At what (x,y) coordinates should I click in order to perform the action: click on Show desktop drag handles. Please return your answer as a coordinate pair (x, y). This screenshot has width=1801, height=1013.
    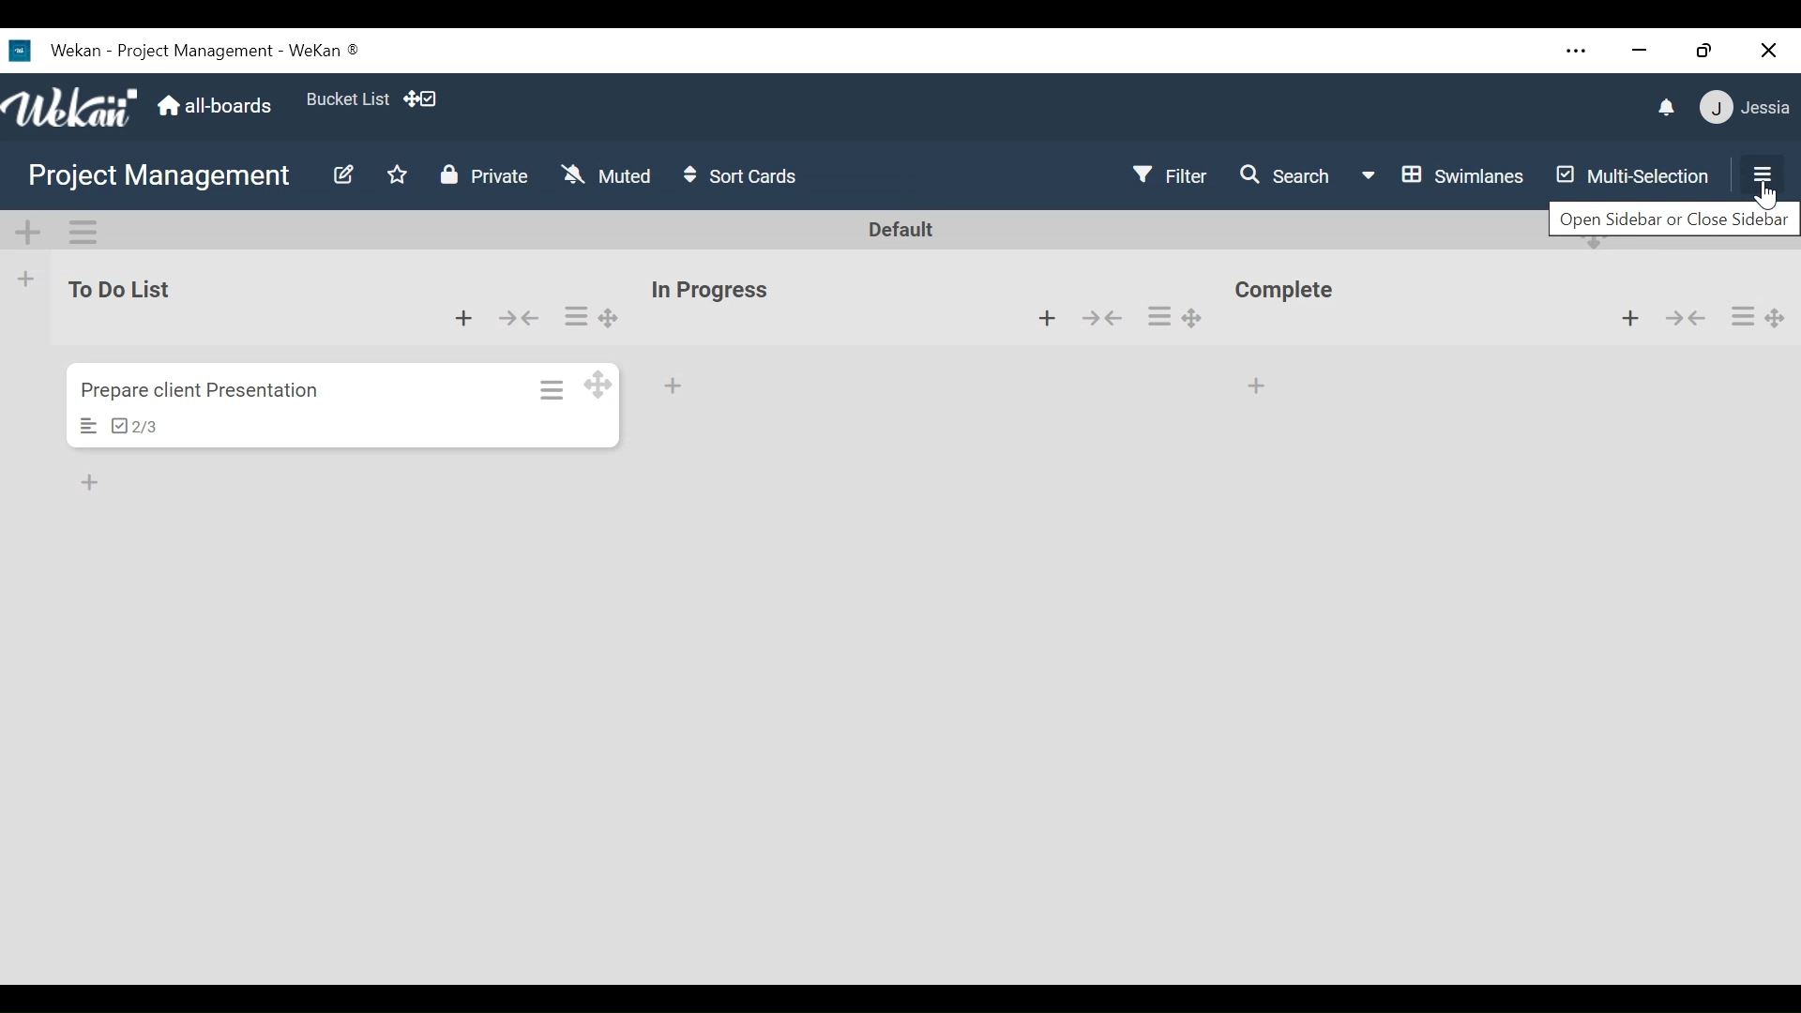
    Looking at the image, I should click on (425, 100).